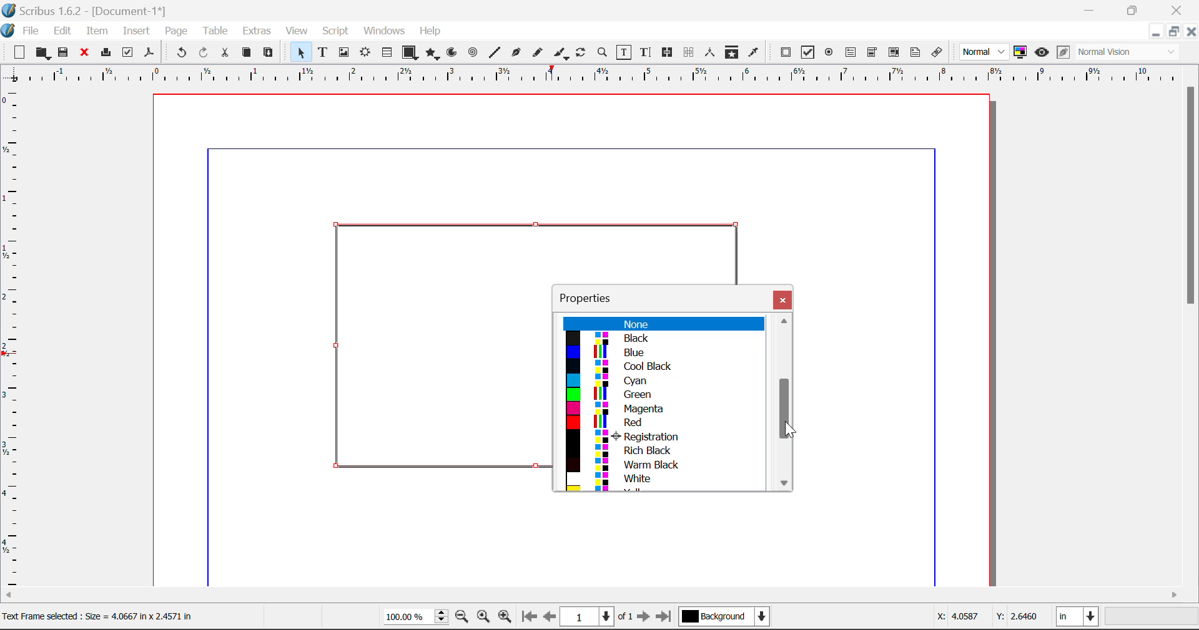 This screenshot has height=630, width=1199. Describe the element at coordinates (1132, 52) in the screenshot. I see `Display Visual Appearance` at that location.